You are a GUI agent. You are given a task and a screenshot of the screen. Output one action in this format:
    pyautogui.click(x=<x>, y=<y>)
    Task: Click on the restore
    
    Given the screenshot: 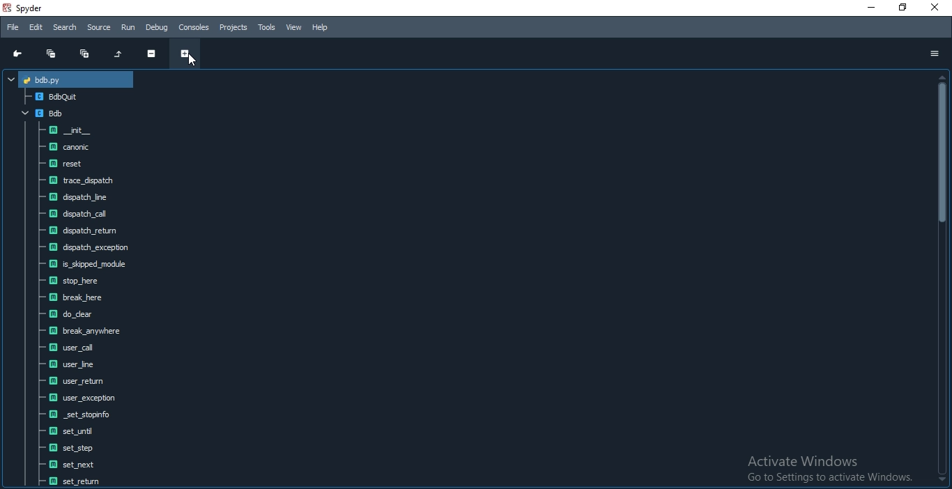 What is the action you would take?
    pyautogui.click(x=900, y=10)
    